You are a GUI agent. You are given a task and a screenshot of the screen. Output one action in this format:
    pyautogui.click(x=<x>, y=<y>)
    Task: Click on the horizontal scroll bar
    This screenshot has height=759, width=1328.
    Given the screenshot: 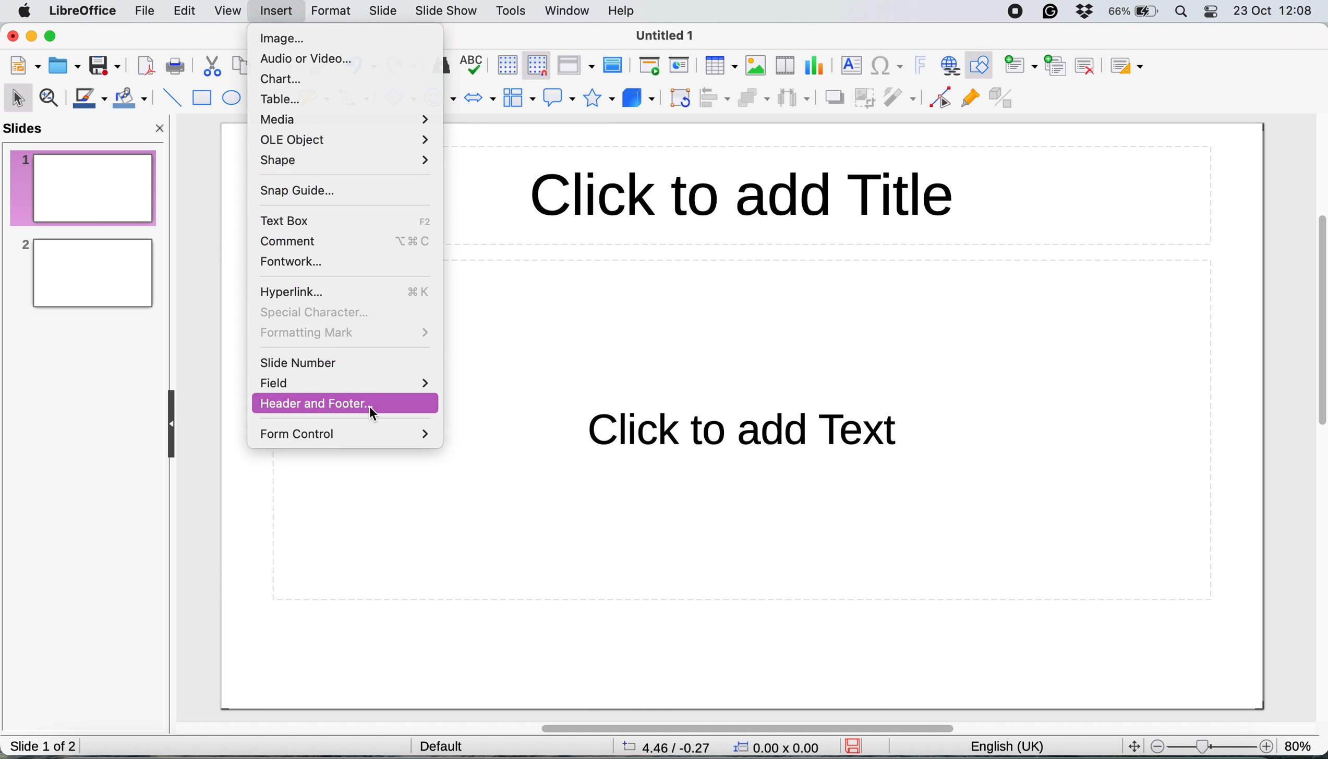 What is the action you would take?
    pyautogui.click(x=746, y=728)
    